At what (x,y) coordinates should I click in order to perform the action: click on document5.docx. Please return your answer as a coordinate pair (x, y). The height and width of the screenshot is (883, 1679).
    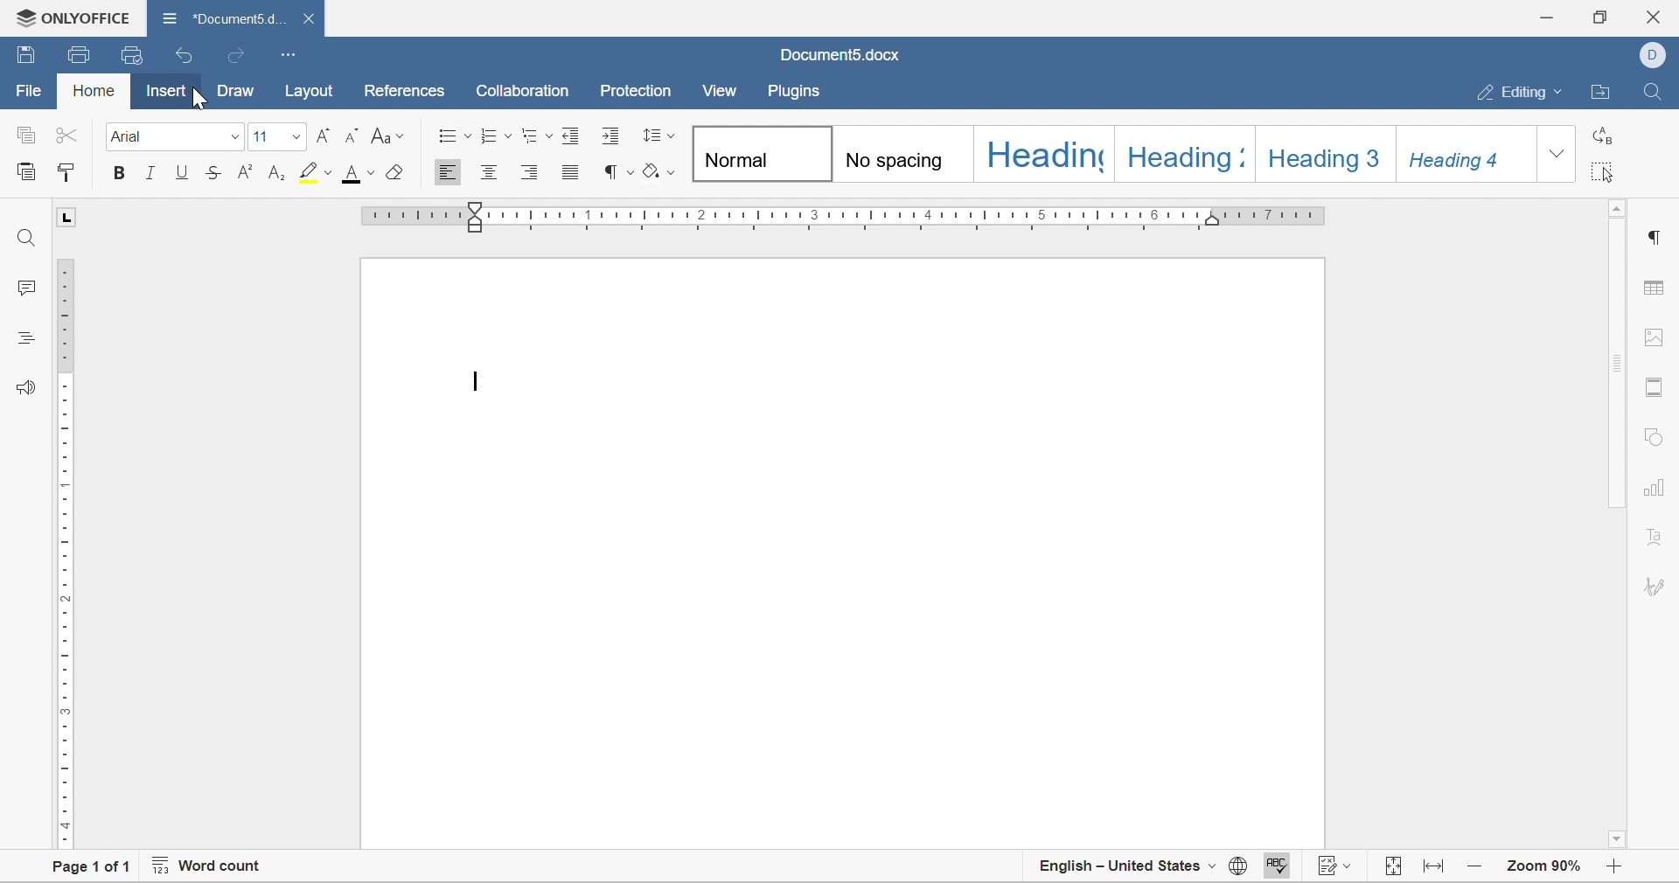
    Looking at the image, I should click on (836, 53).